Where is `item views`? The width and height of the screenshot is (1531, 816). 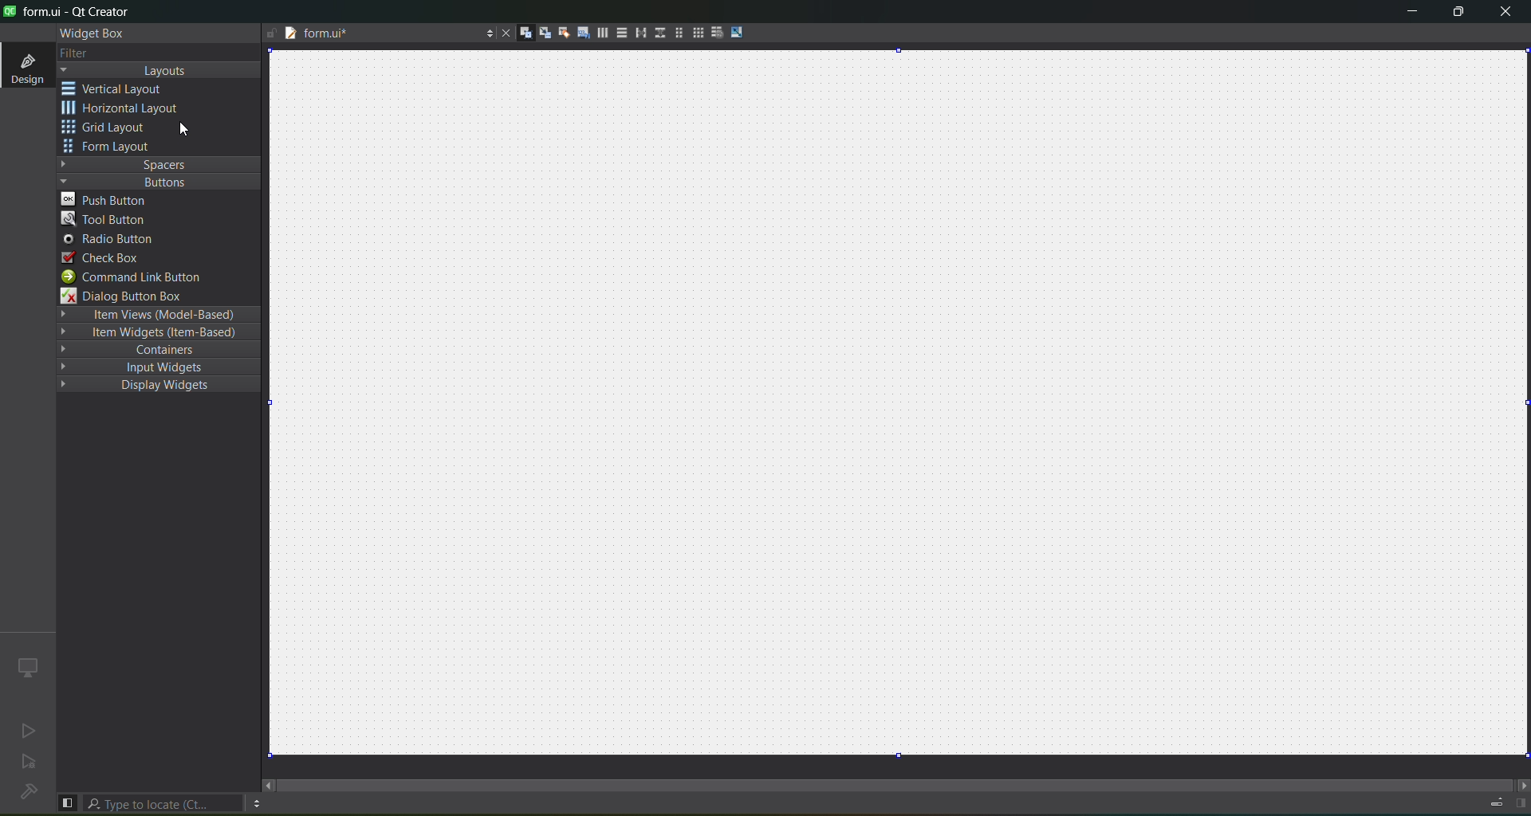
item views is located at coordinates (156, 314).